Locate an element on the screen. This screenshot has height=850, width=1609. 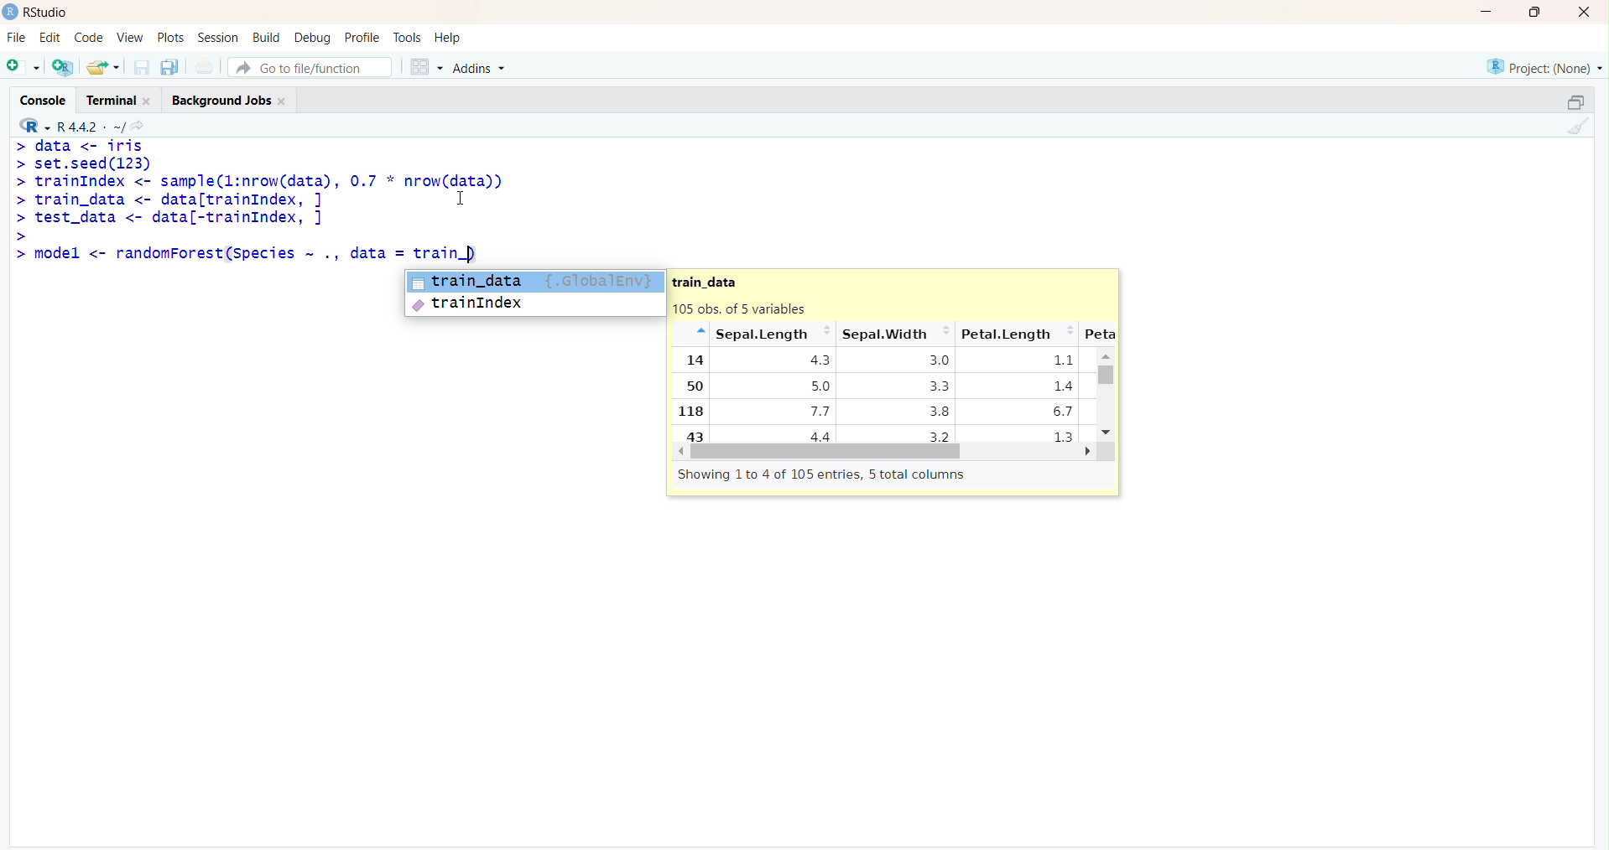
Save all open documents (Ctrl + Alt + S) is located at coordinates (168, 65).